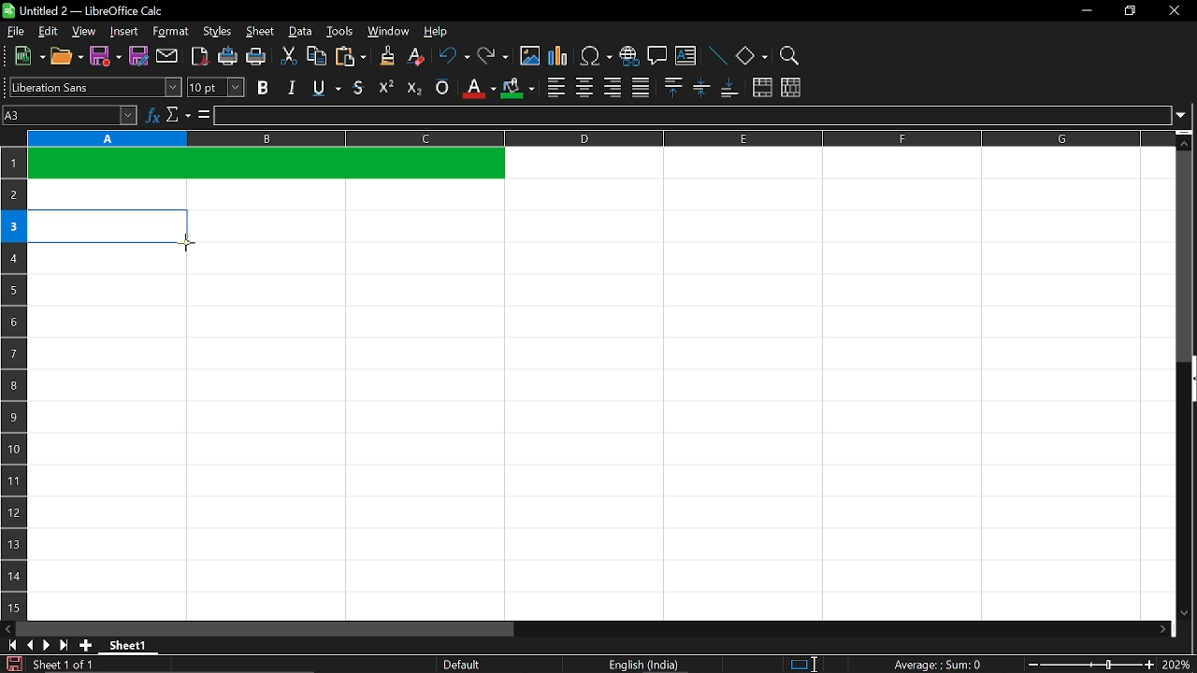  Describe the element at coordinates (96, 88) in the screenshot. I see `text style` at that location.